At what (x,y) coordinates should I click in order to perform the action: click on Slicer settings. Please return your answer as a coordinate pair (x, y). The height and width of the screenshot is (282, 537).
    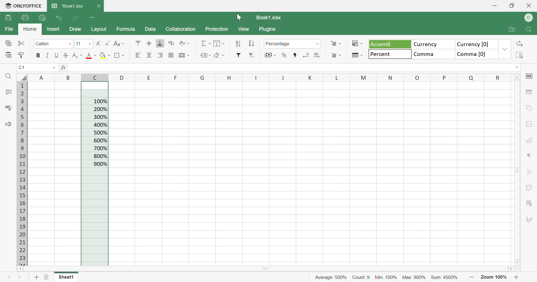
    Looking at the image, I should click on (531, 203).